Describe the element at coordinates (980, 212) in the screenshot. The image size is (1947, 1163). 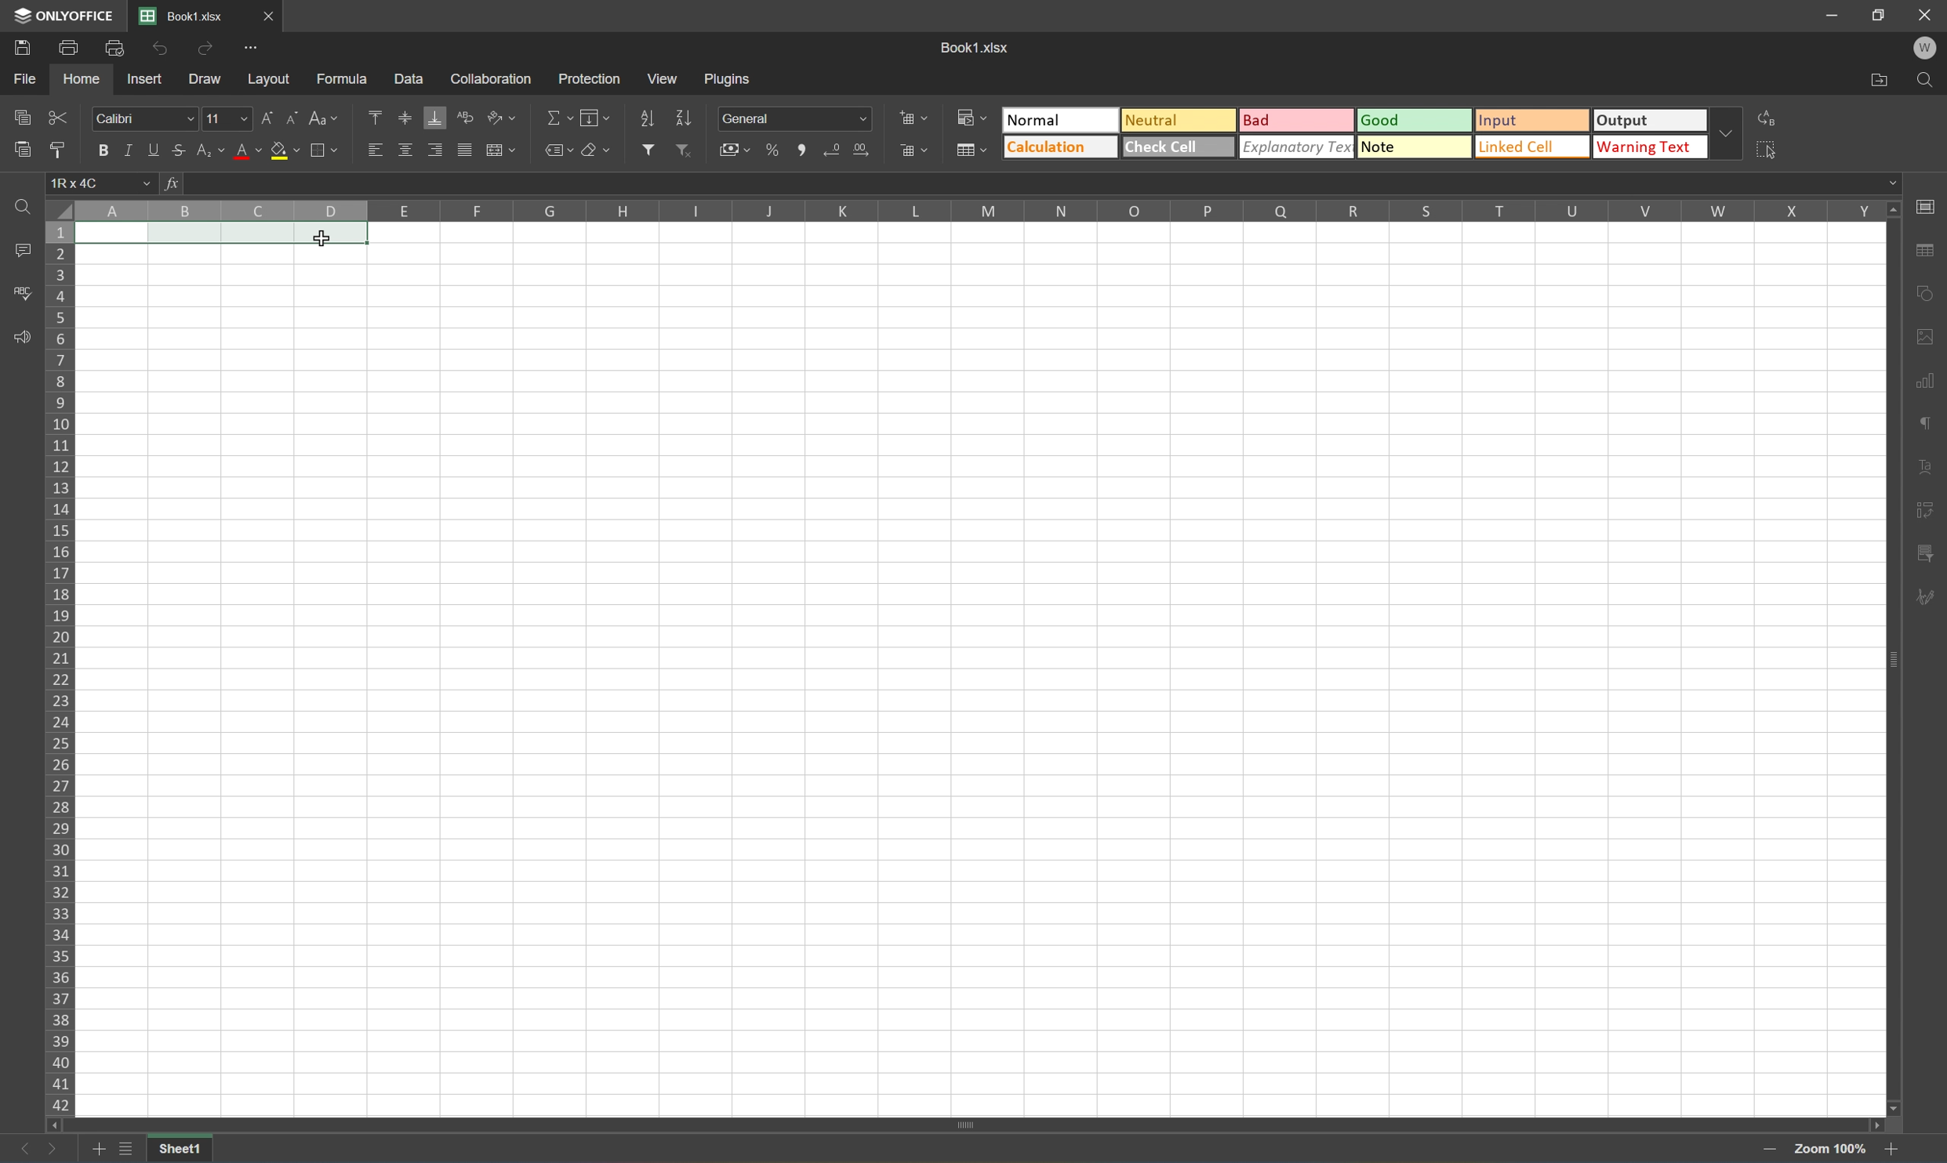
I see `Column names` at that location.